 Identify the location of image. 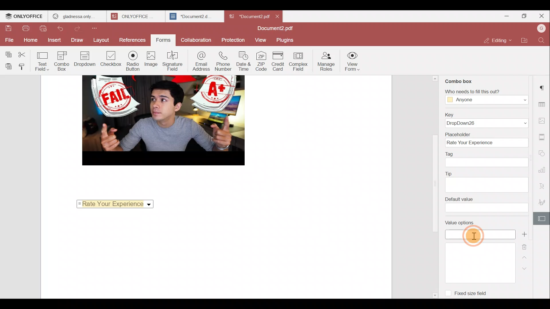
(163, 120).